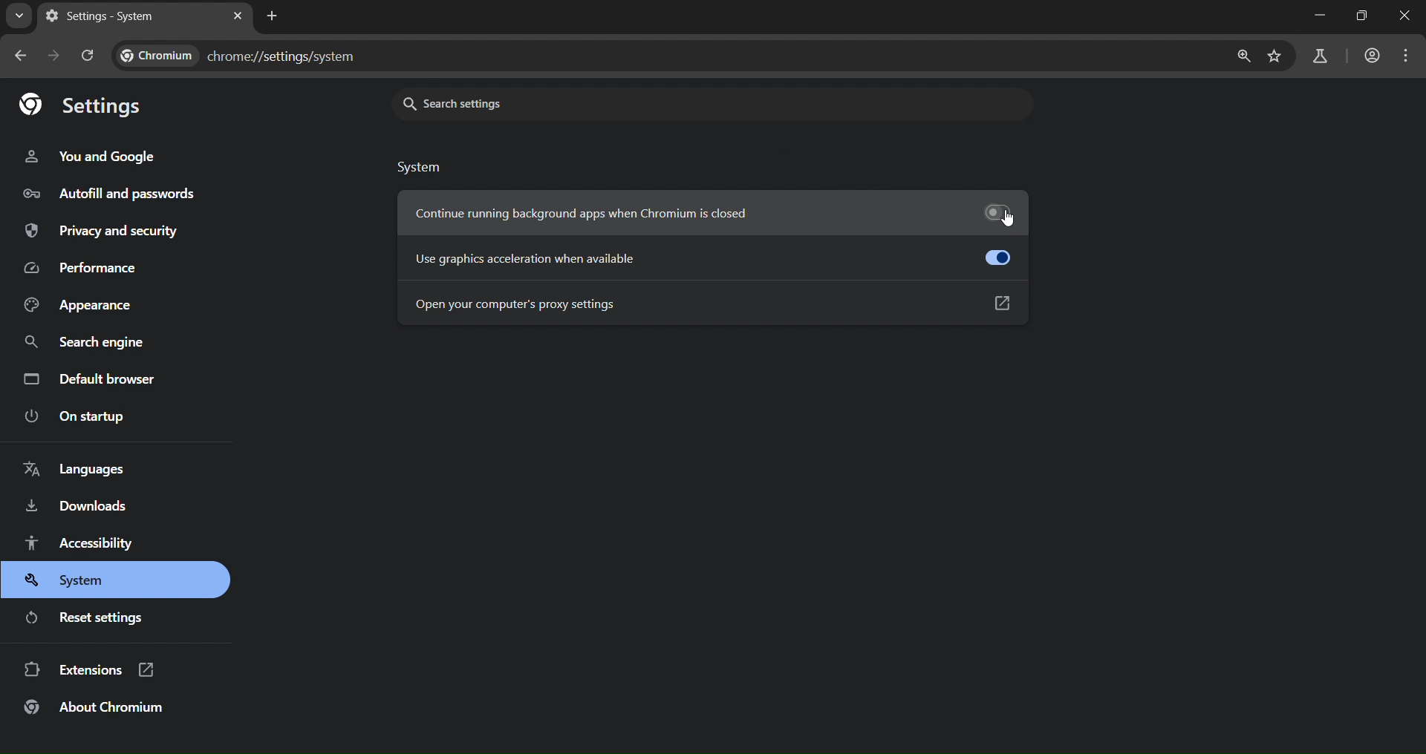  Describe the element at coordinates (1362, 16) in the screenshot. I see `full screen` at that location.